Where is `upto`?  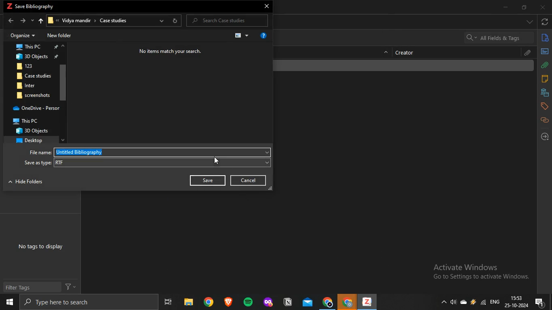
upto is located at coordinates (41, 21).